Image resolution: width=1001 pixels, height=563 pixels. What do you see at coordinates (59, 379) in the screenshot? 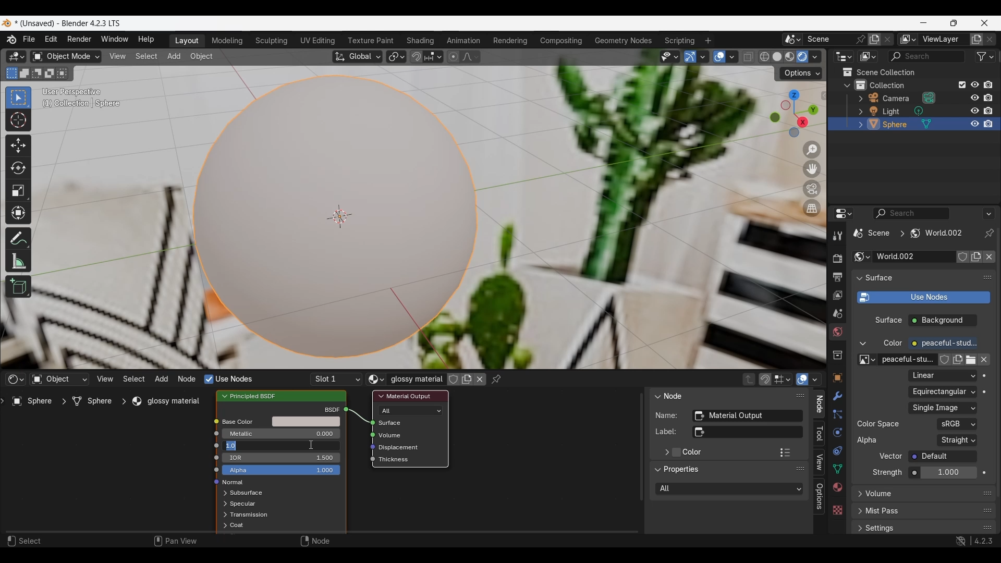
I see `Type of data to take shader from` at bounding box center [59, 379].